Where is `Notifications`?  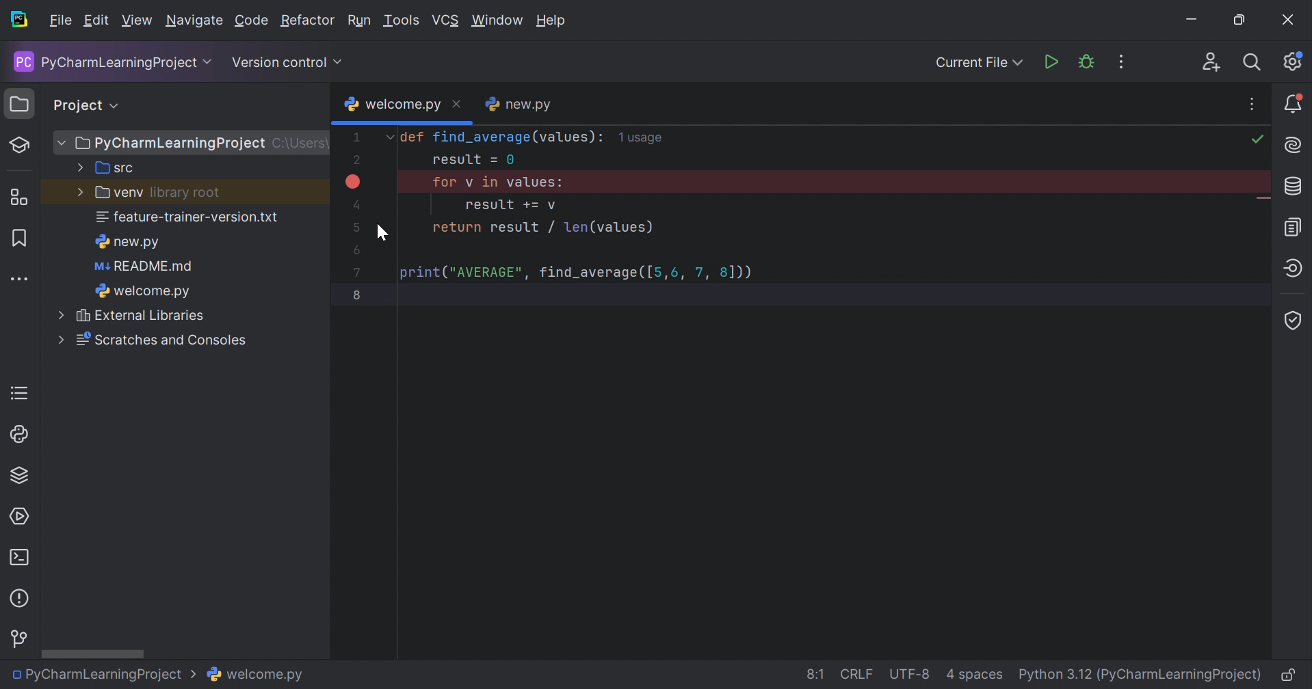 Notifications is located at coordinates (1295, 106).